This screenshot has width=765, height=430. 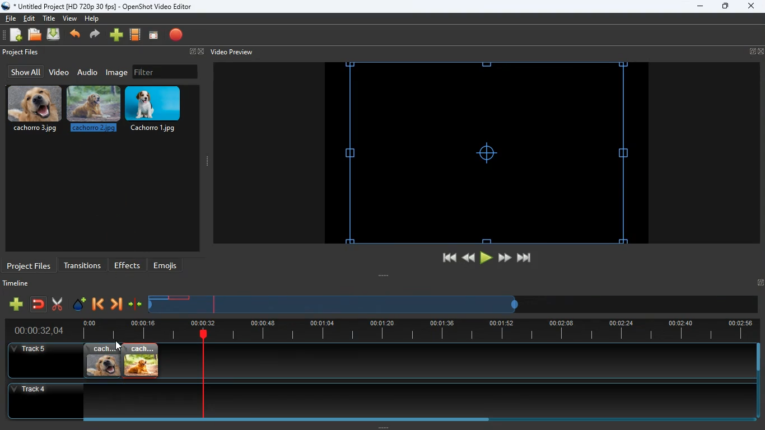 What do you see at coordinates (91, 20) in the screenshot?
I see `help` at bounding box center [91, 20].